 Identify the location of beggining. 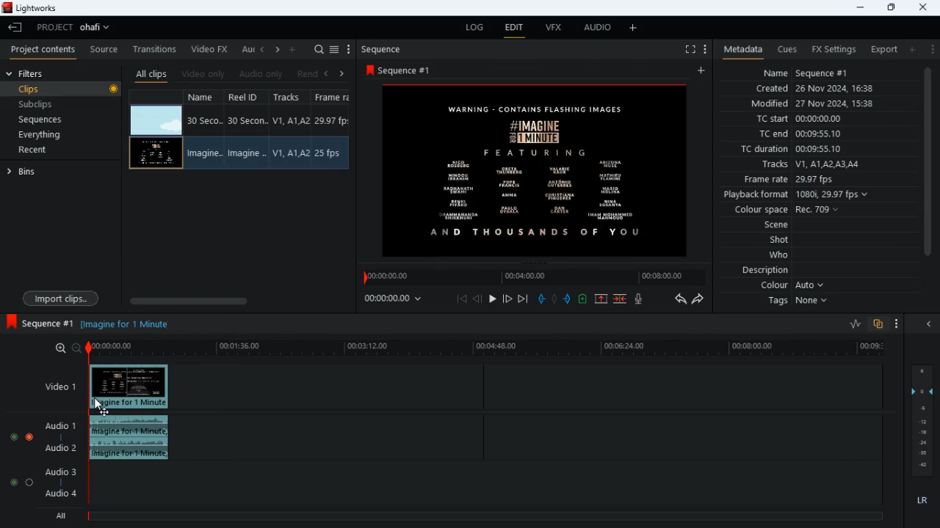
(461, 299).